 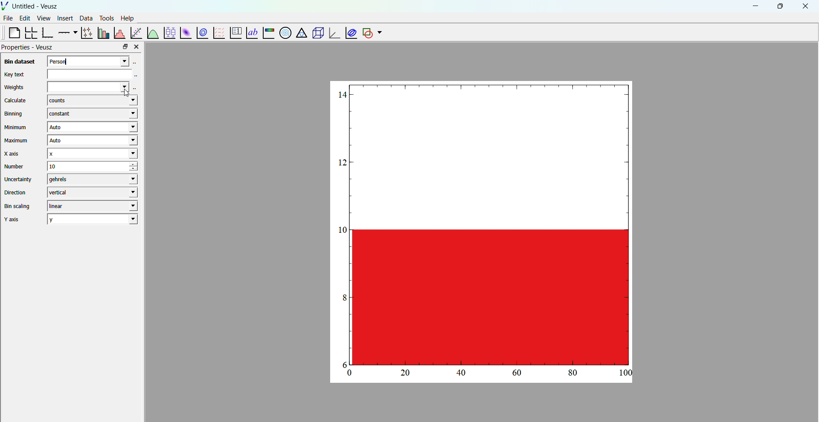 I want to click on edit, so click(x=26, y=18).